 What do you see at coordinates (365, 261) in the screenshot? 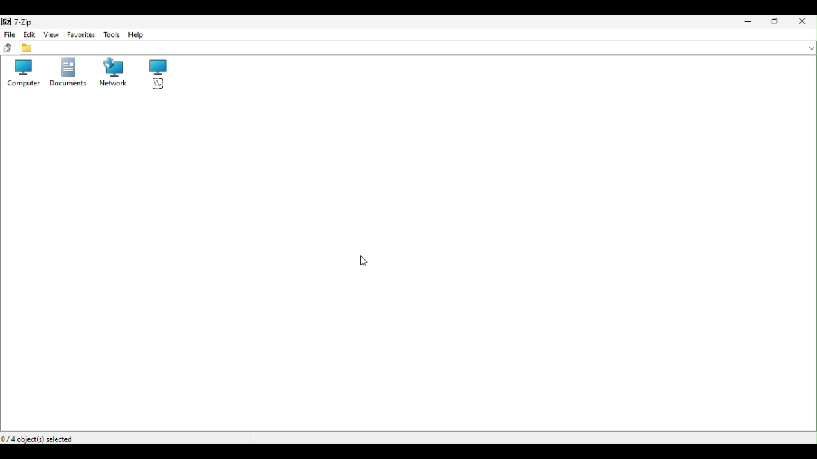
I see `Mouse` at bounding box center [365, 261].